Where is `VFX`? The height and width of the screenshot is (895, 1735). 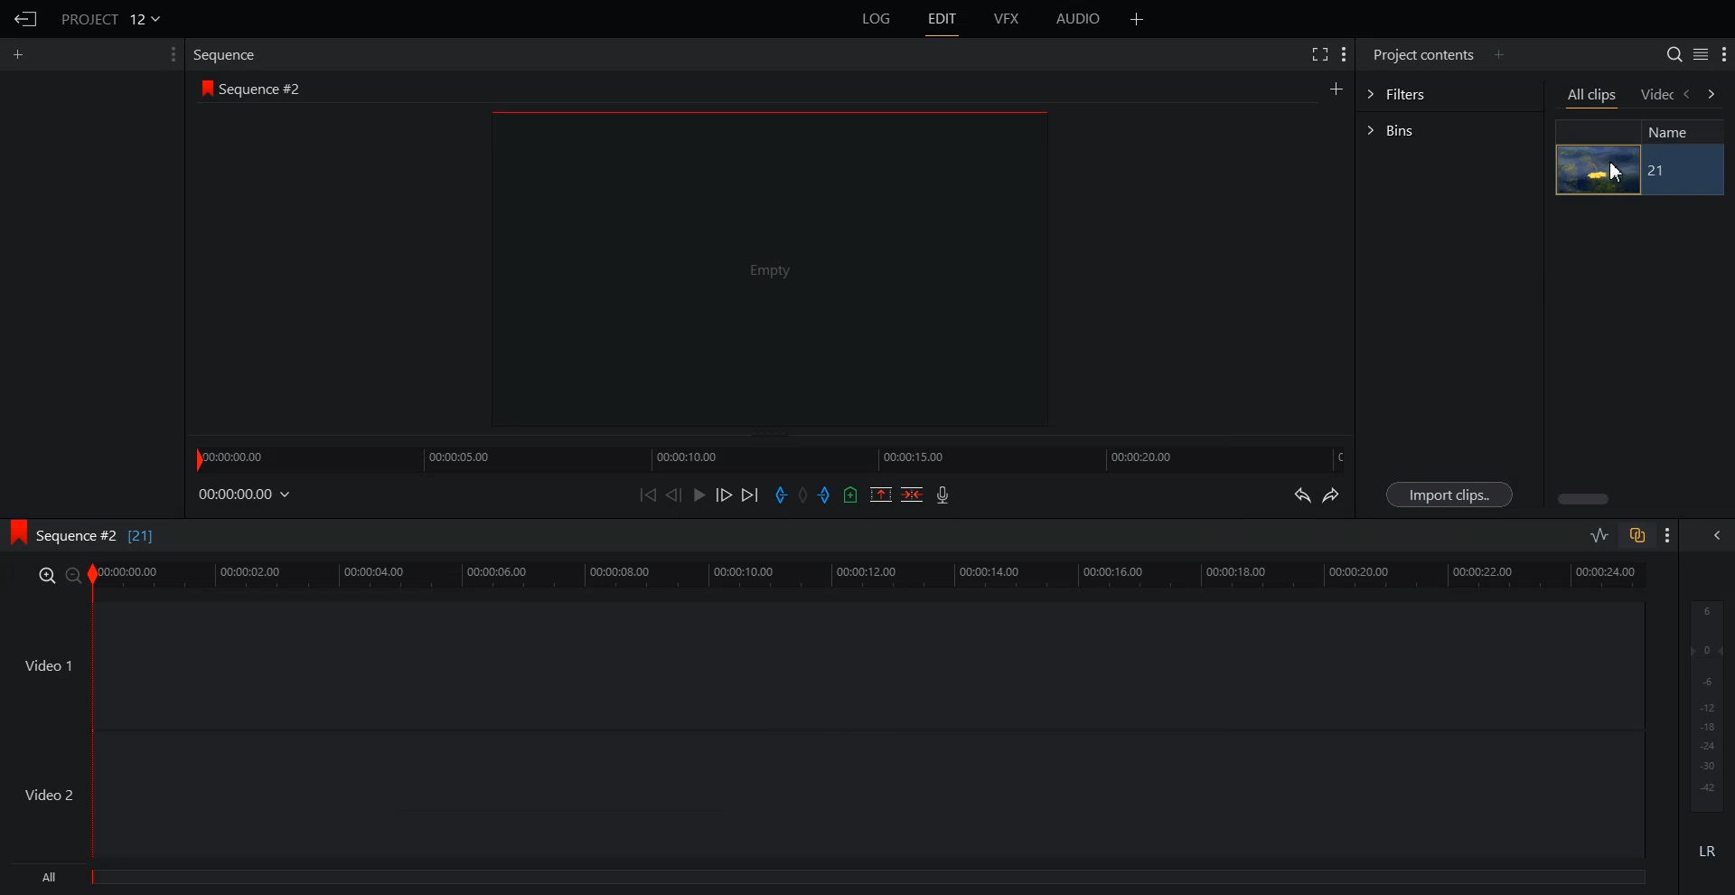
VFX is located at coordinates (1008, 19).